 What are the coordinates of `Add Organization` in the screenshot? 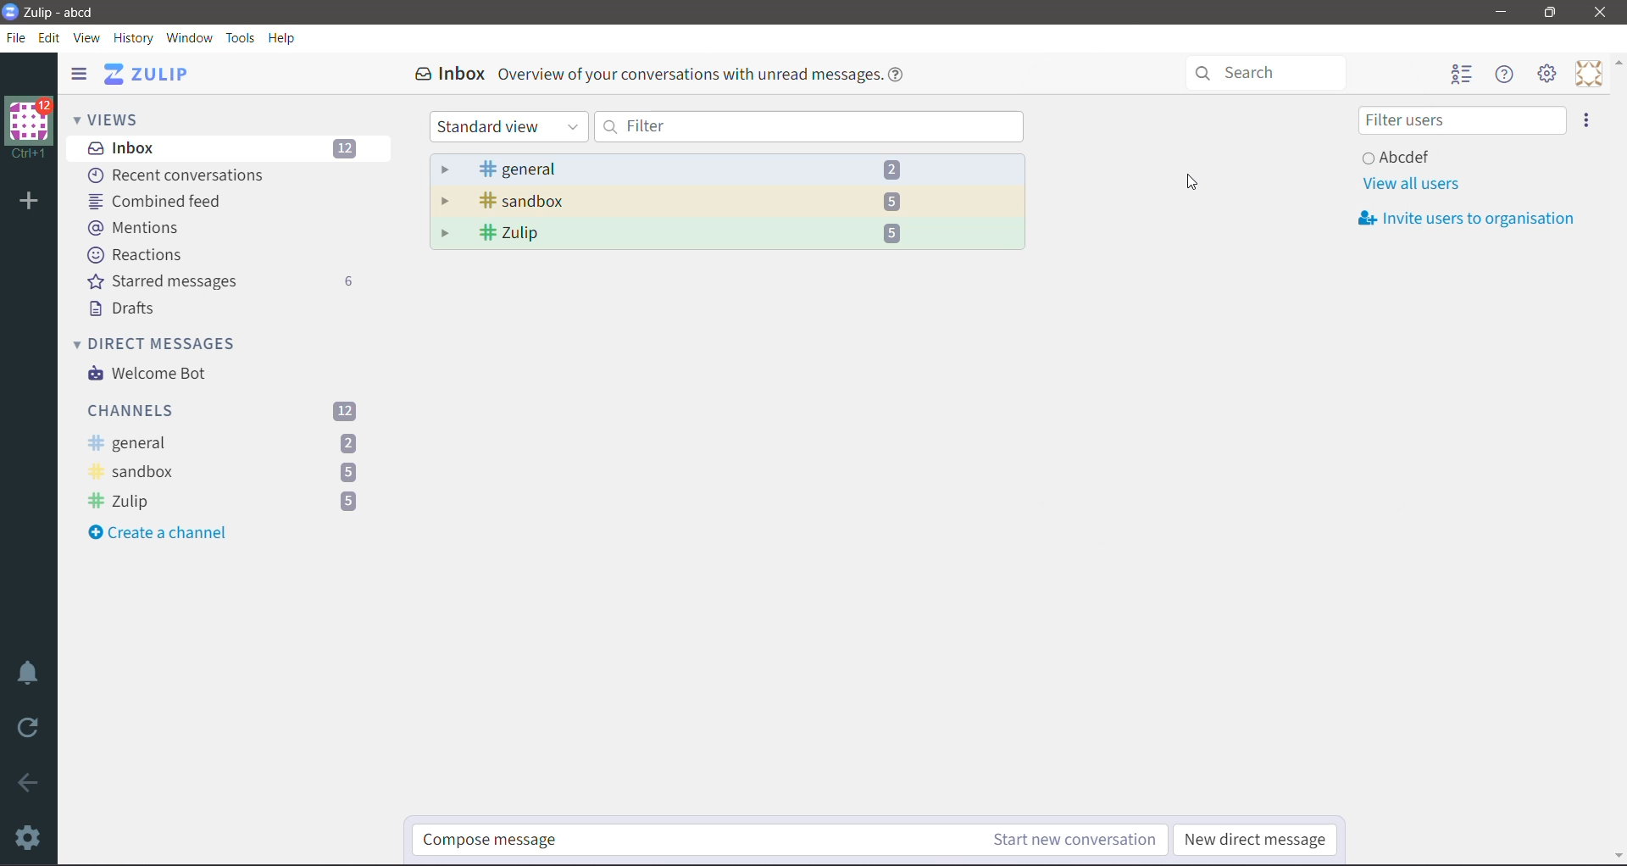 It's located at (30, 202).